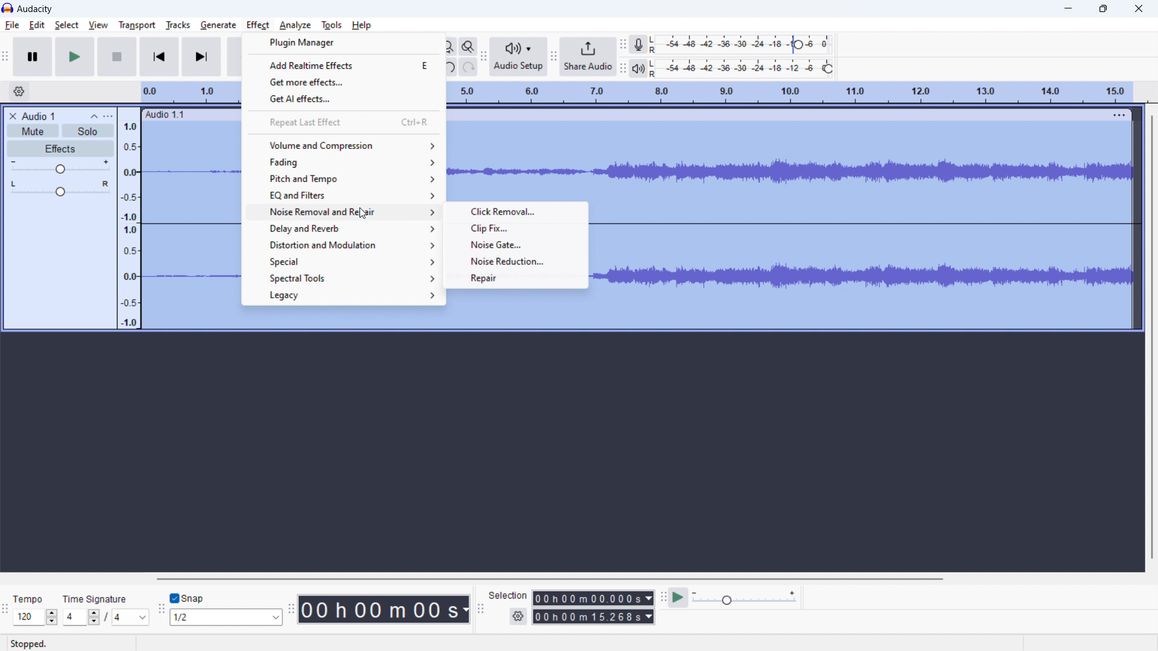 The height and width of the screenshot is (651, 1158). Describe the element at coordinates (344, 64) in the screenshot. I see `add realtime effects` at that location.